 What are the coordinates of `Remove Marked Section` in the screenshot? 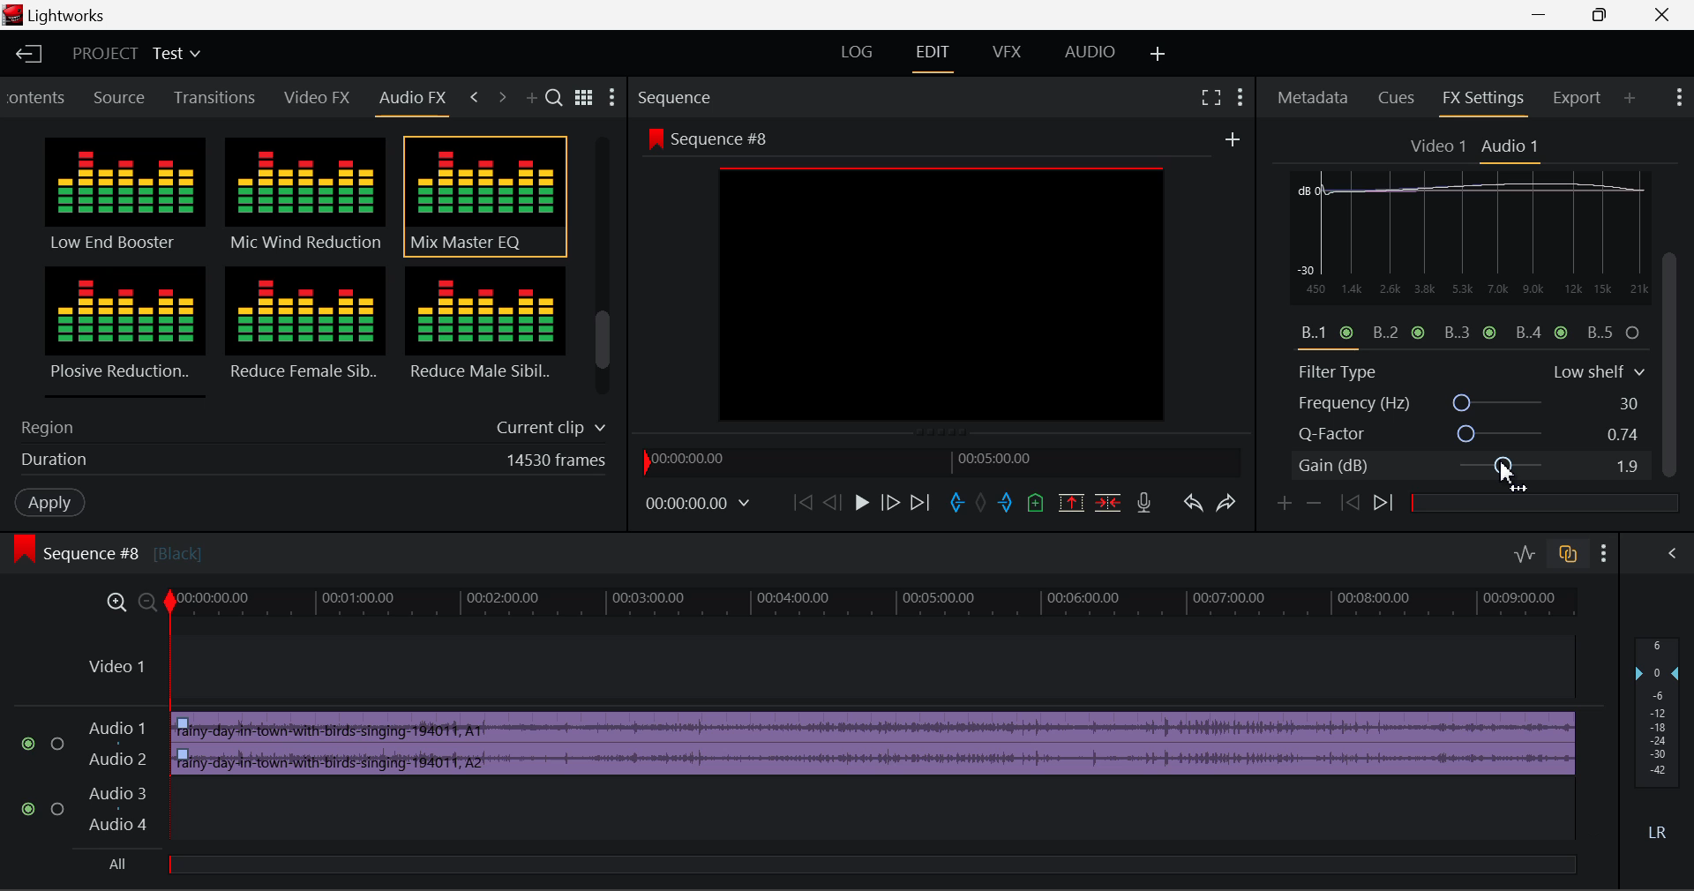 It's located at (1068, 502).